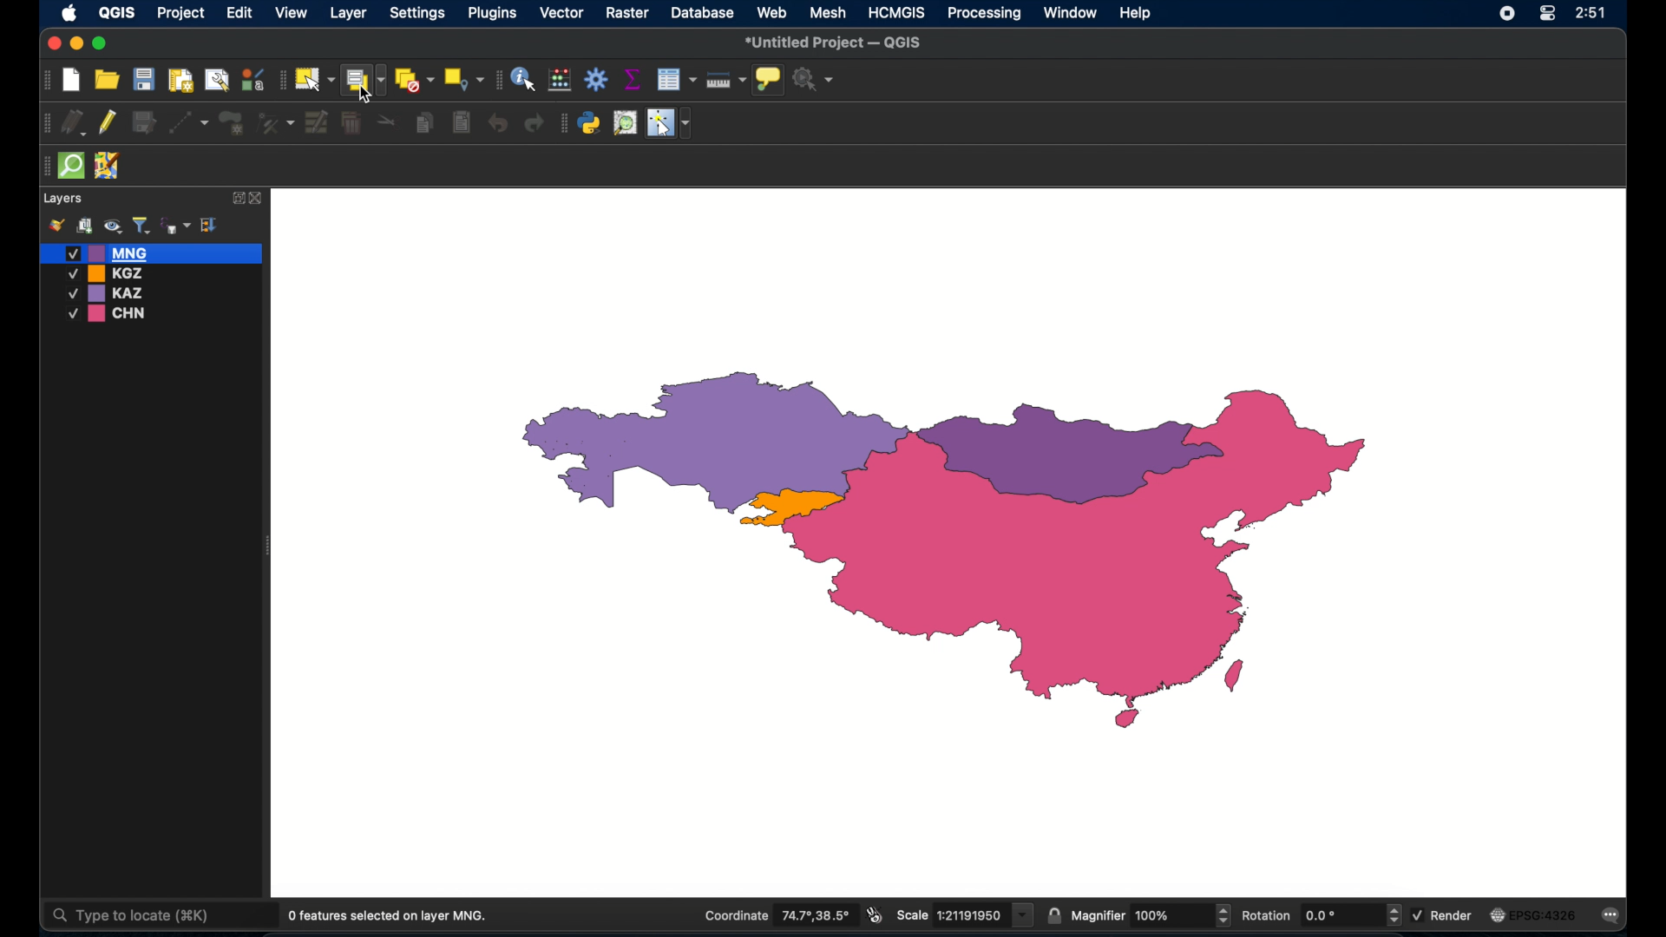  Describe the element at coordinates (280, 78) in the screenshot. I see `selection toolbar` at that location.